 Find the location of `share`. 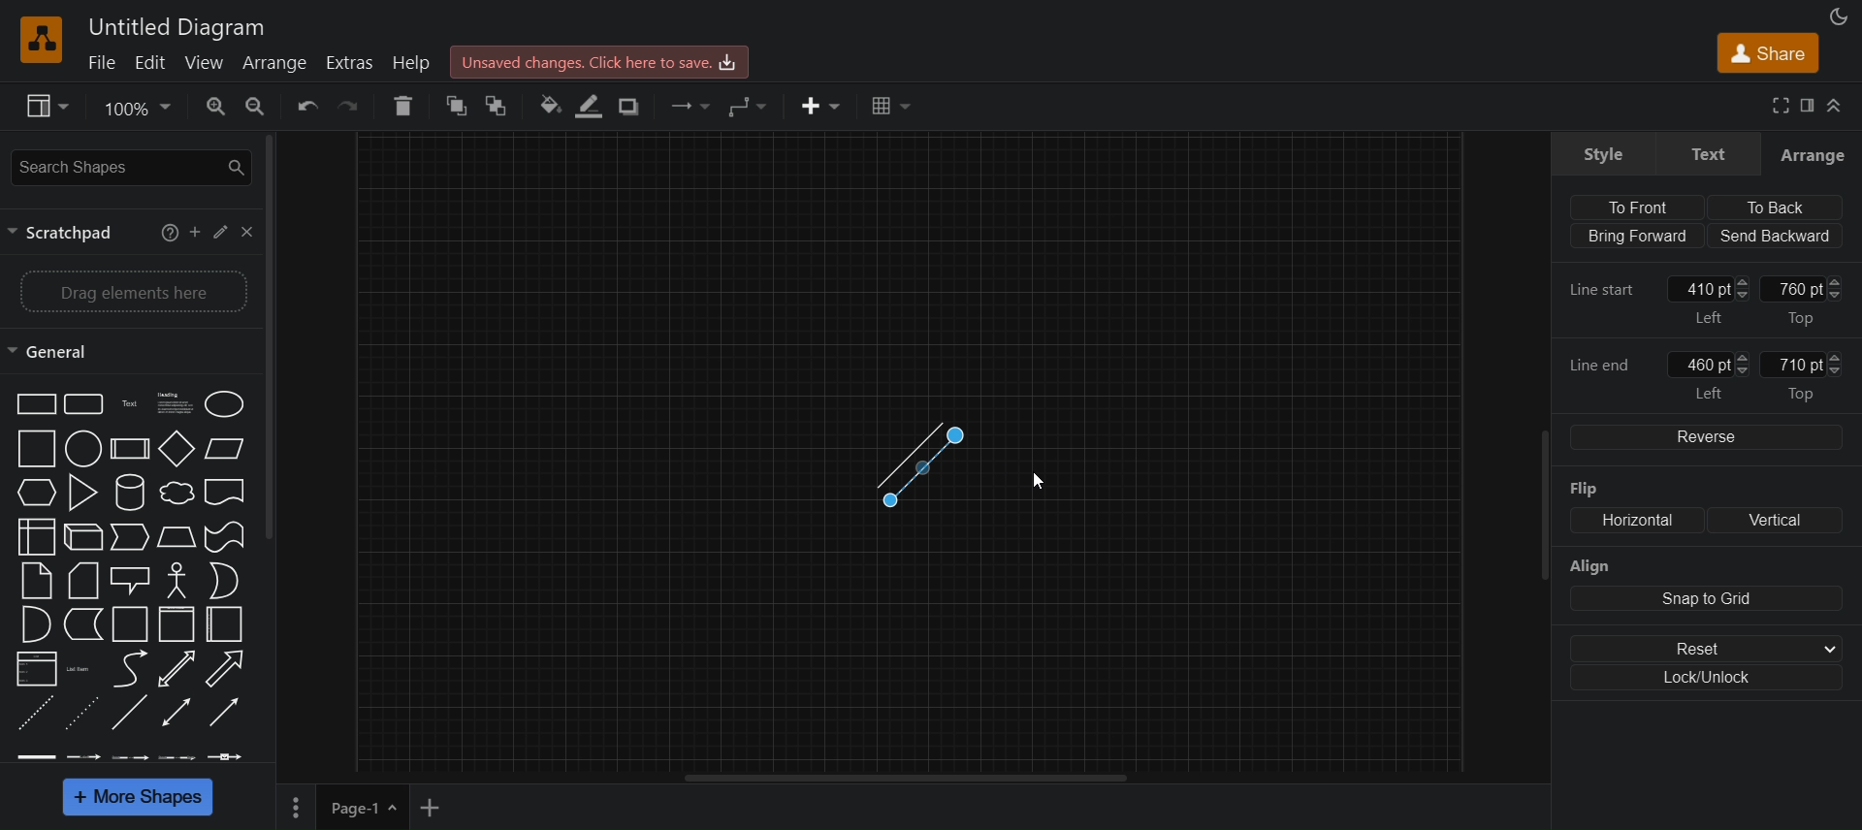

share is located at coordinates (1770, 56).